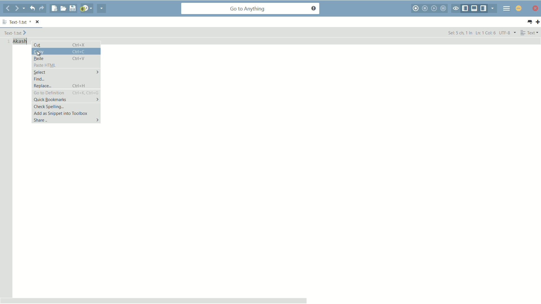  What do you see at coordinates (66, 65) in the screenshot?
I see `paste html` at bounding box center [66, 65].